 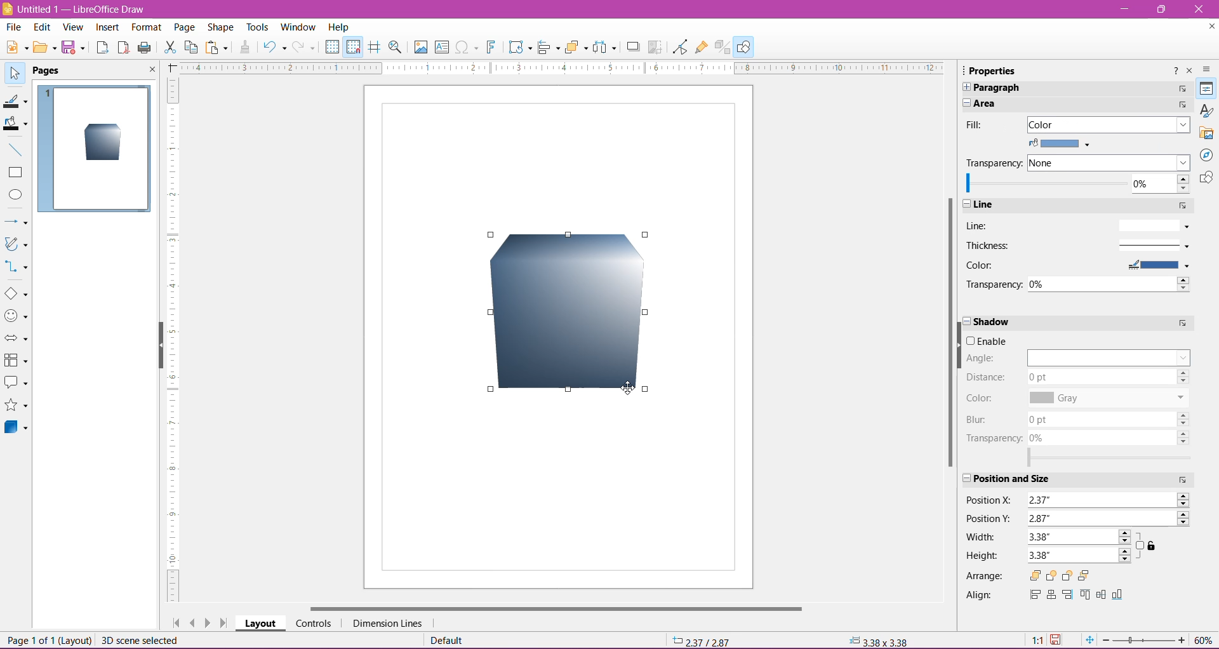 What do you see at coordinates (1109, 437) in the screenshot?
I see `Set shadow transparency` at bounding box center [1109, 437].